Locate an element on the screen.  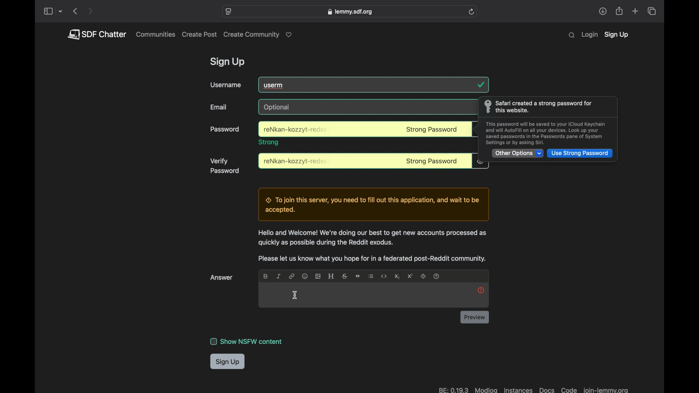
strong password is located at coordinates (432, 162).